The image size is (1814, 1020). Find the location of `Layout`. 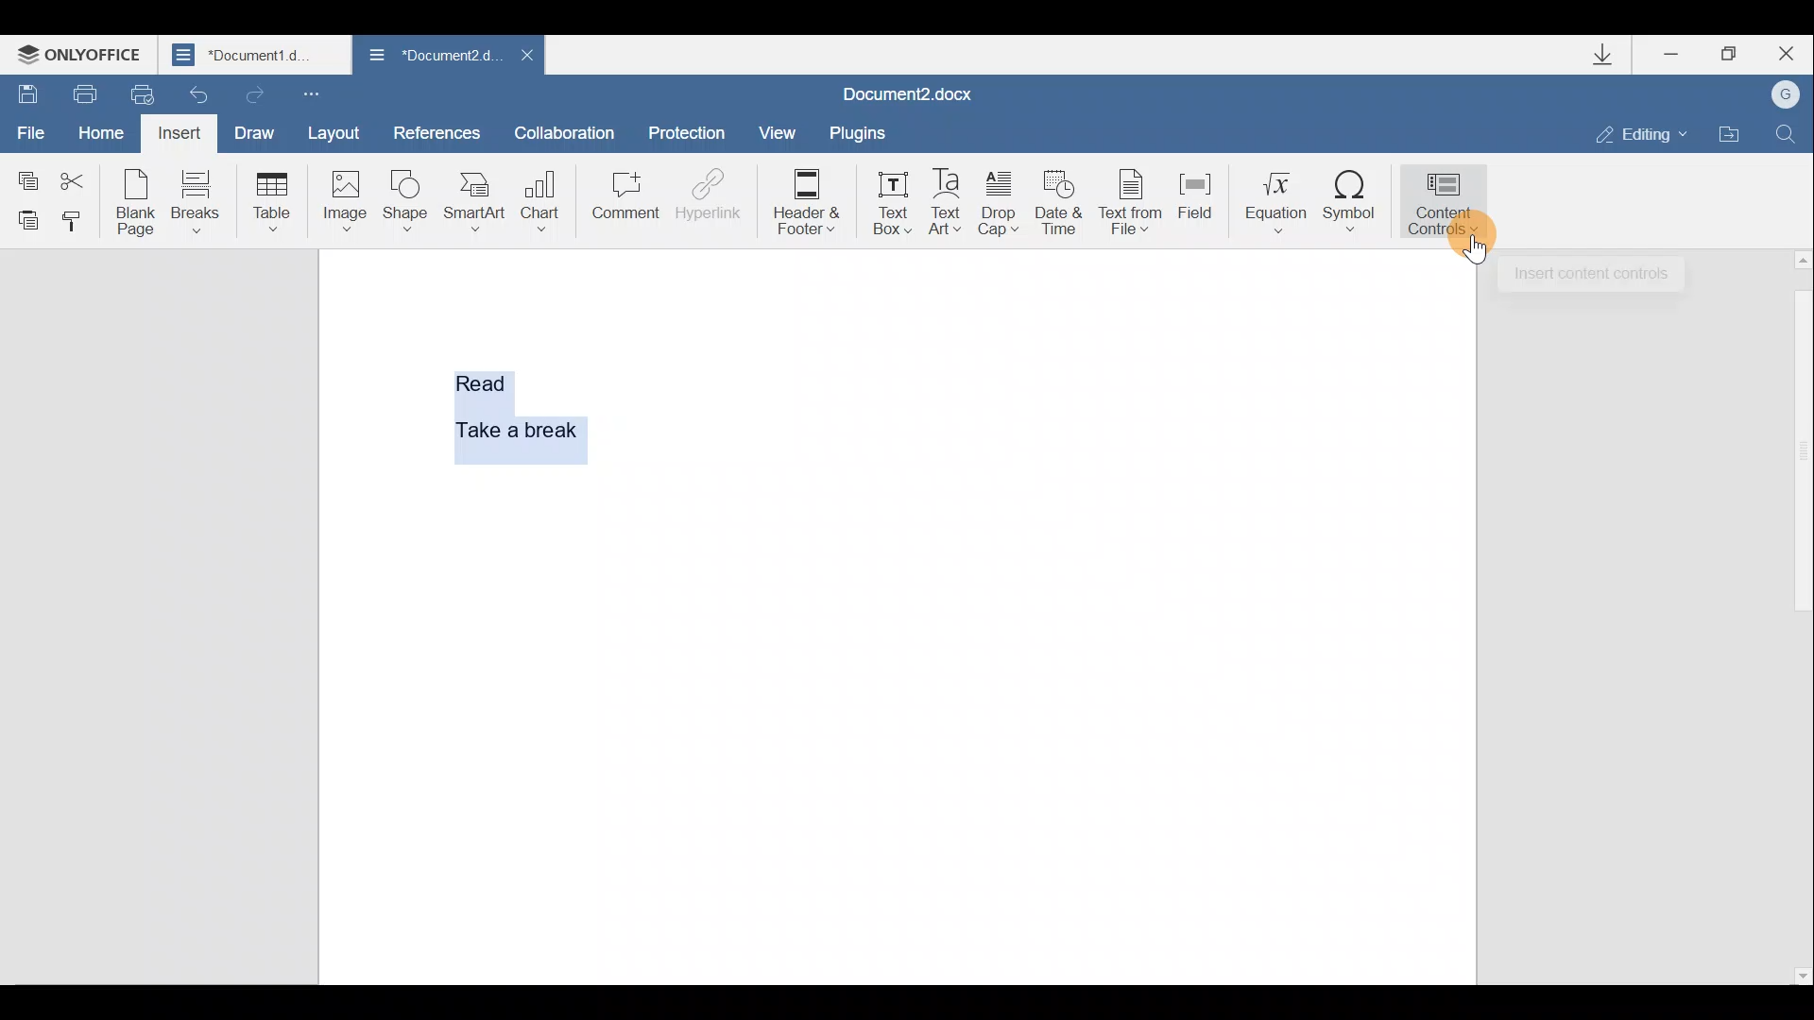

Layout is located at coordinates (344, 136).